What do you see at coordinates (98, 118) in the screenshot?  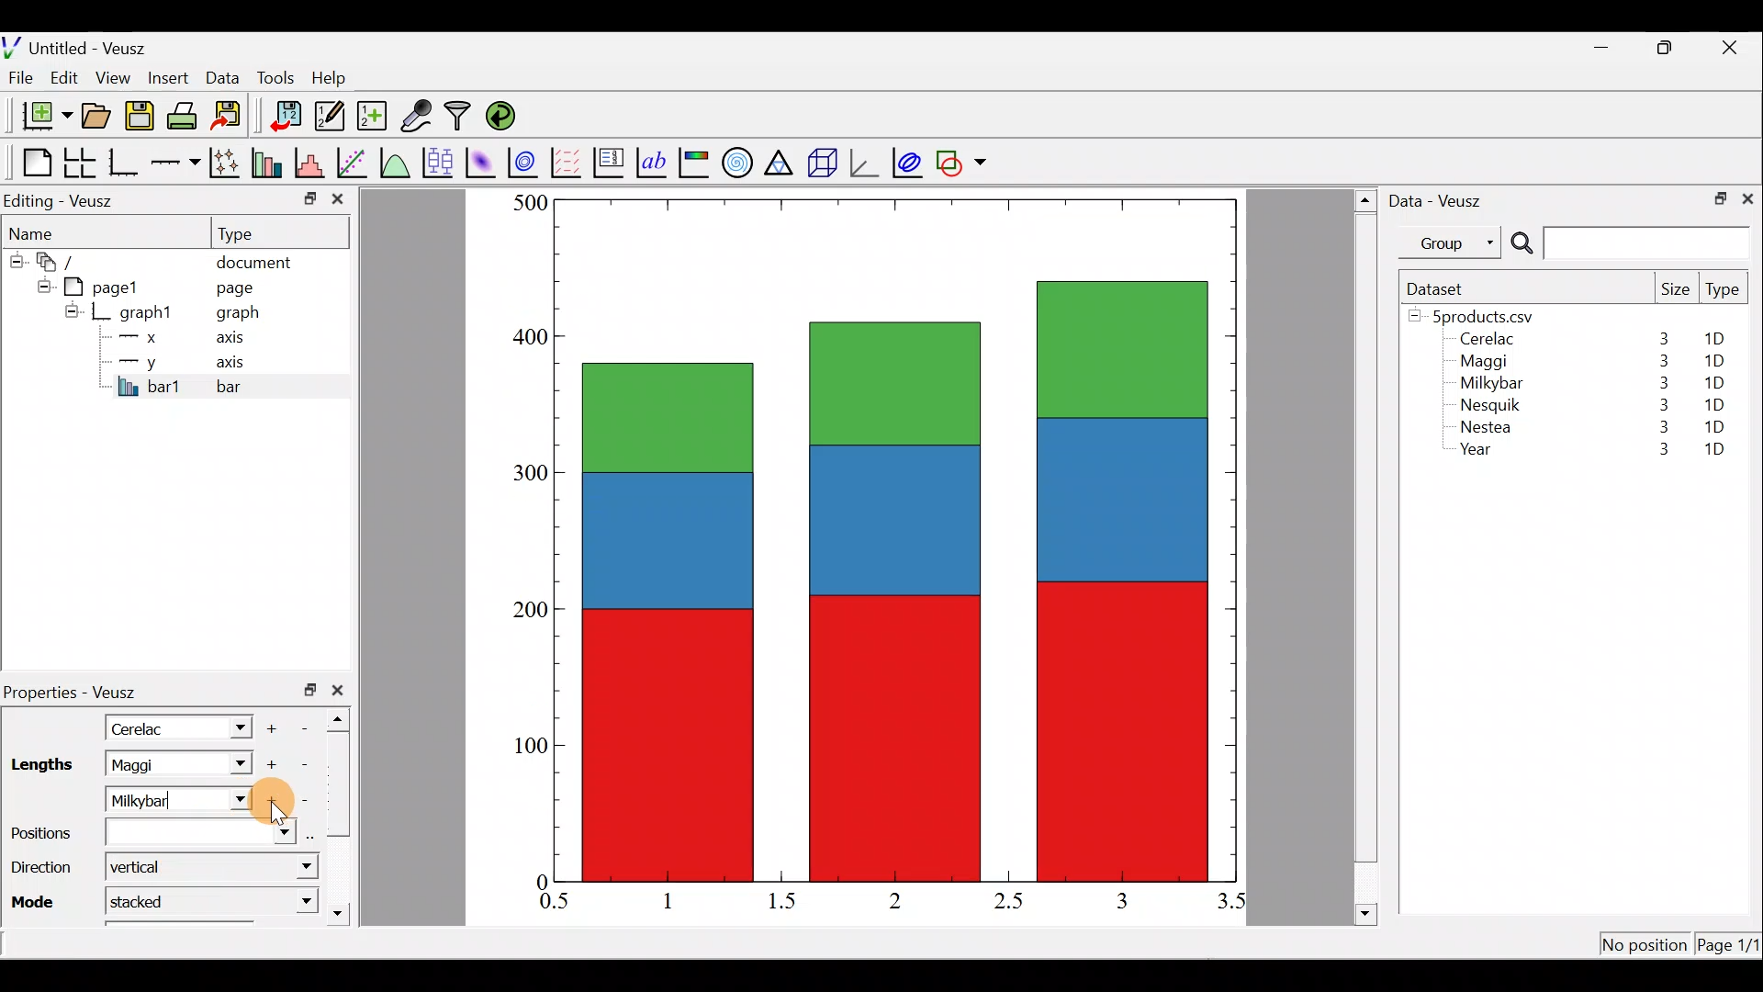 I see `Open a document` at bounding box center [98, 118].